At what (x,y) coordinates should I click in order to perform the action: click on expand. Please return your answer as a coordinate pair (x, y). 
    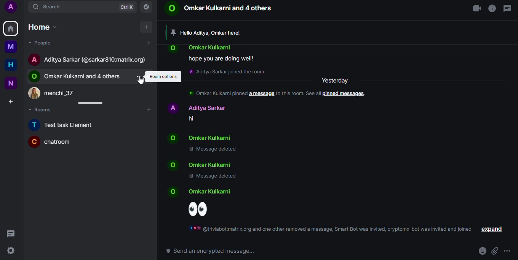
    Looking at the image, I should click on (490, 229).